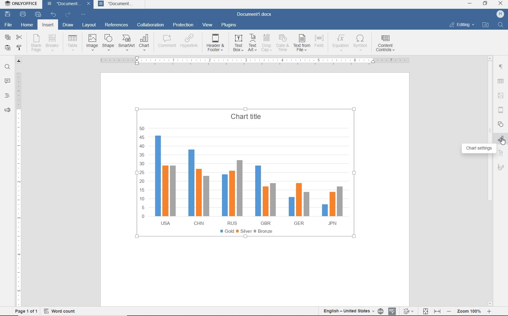 The height and width of the screenshot is (316, 508). What do you see at coordinates (27, 311) in the screenshot?
I see `page 1 of 1` at bounding box center [27, 311].